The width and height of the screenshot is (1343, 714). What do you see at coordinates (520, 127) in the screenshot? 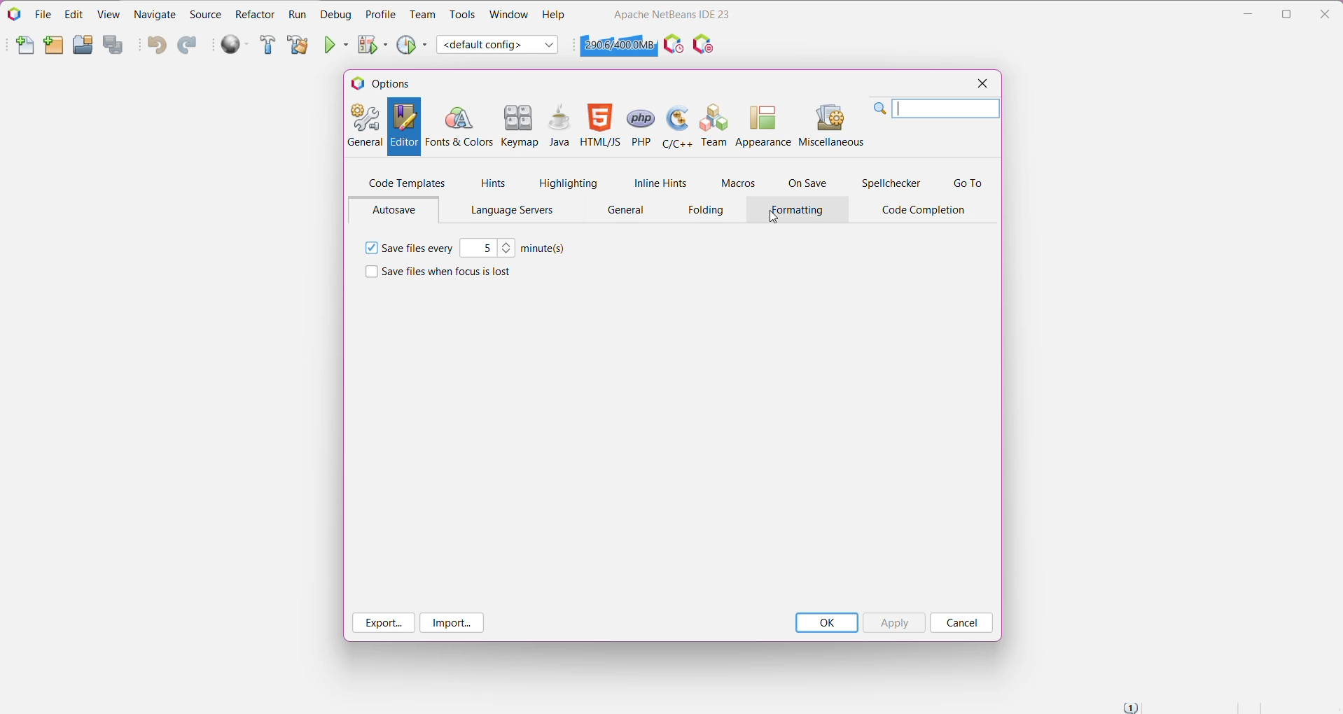
I see `Keymap` at bounding box center [520, 127].